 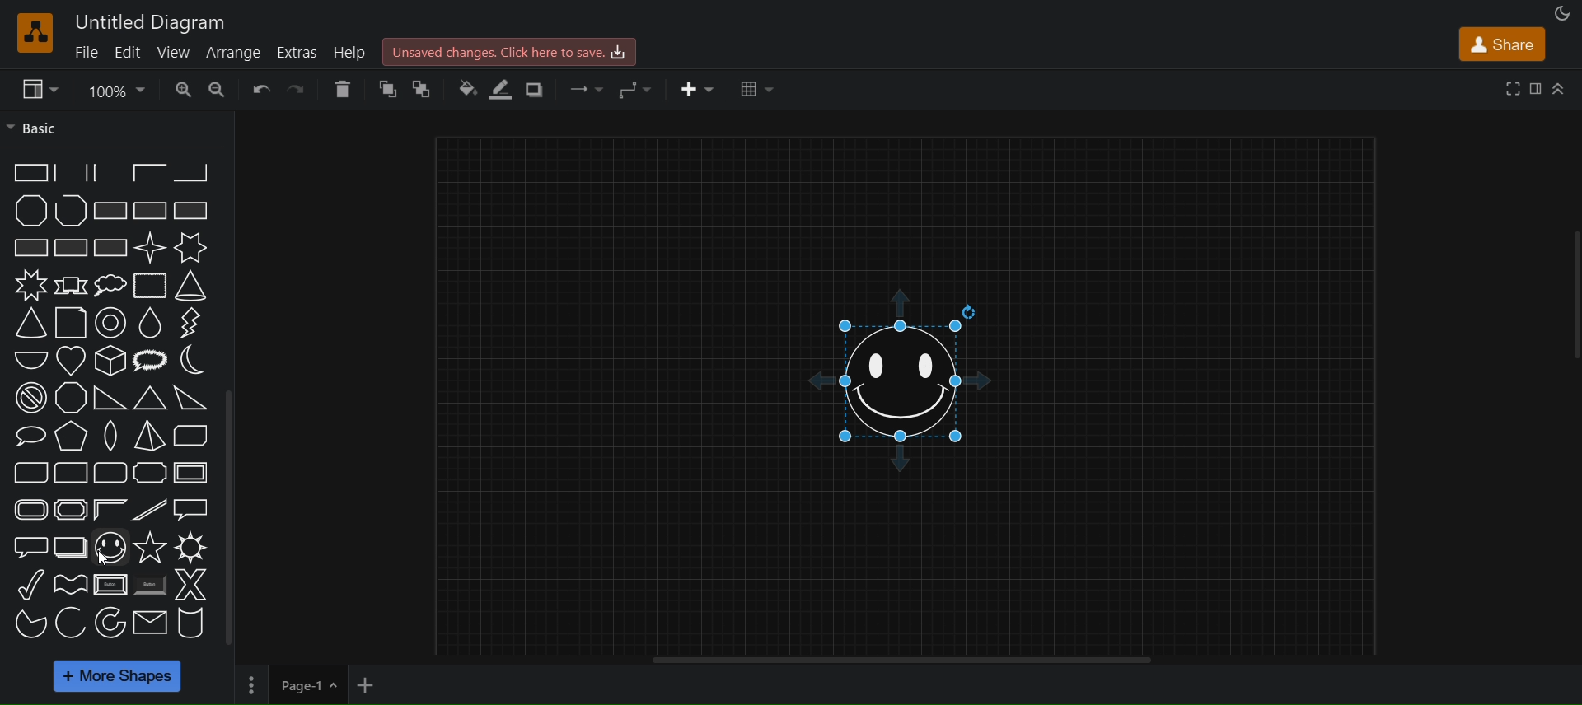 What do you see at coordinates (150, 472) in the screenshot?
I see `plaque` at bounding box center [150, 472].